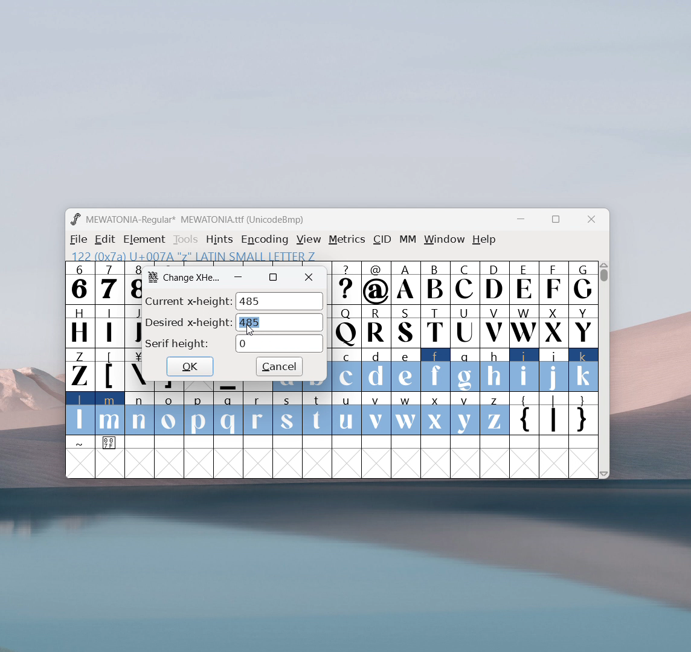  I want to click on c, so click(347, 370).